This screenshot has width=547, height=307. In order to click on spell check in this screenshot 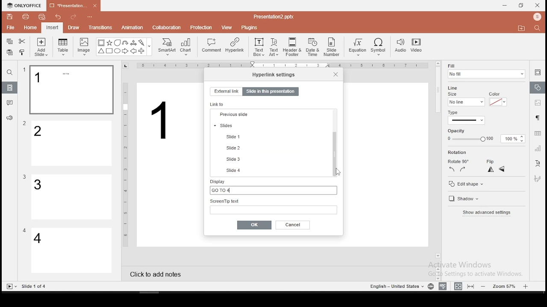, I will do `click(443, 286)`.